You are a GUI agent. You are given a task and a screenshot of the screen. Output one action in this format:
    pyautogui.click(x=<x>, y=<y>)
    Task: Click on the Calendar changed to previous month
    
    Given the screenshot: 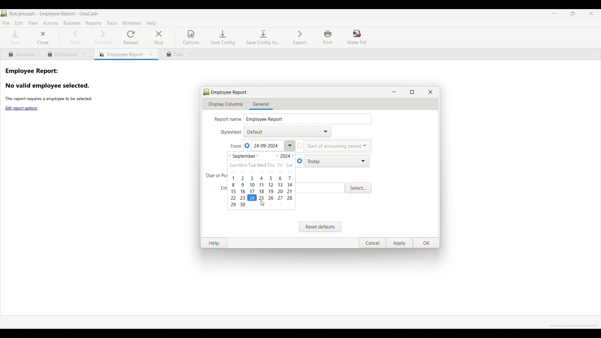 What is the action you would take?
    pyautogui.click(x=261, y=180)
    